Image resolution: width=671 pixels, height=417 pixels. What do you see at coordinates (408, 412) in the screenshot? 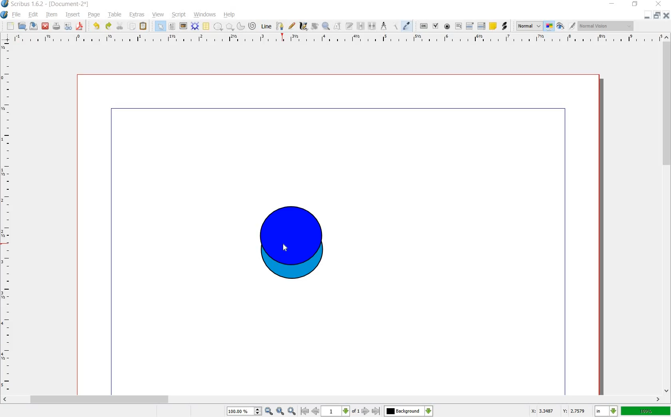
I see `select the current layer` at bounding box center [408, 412].